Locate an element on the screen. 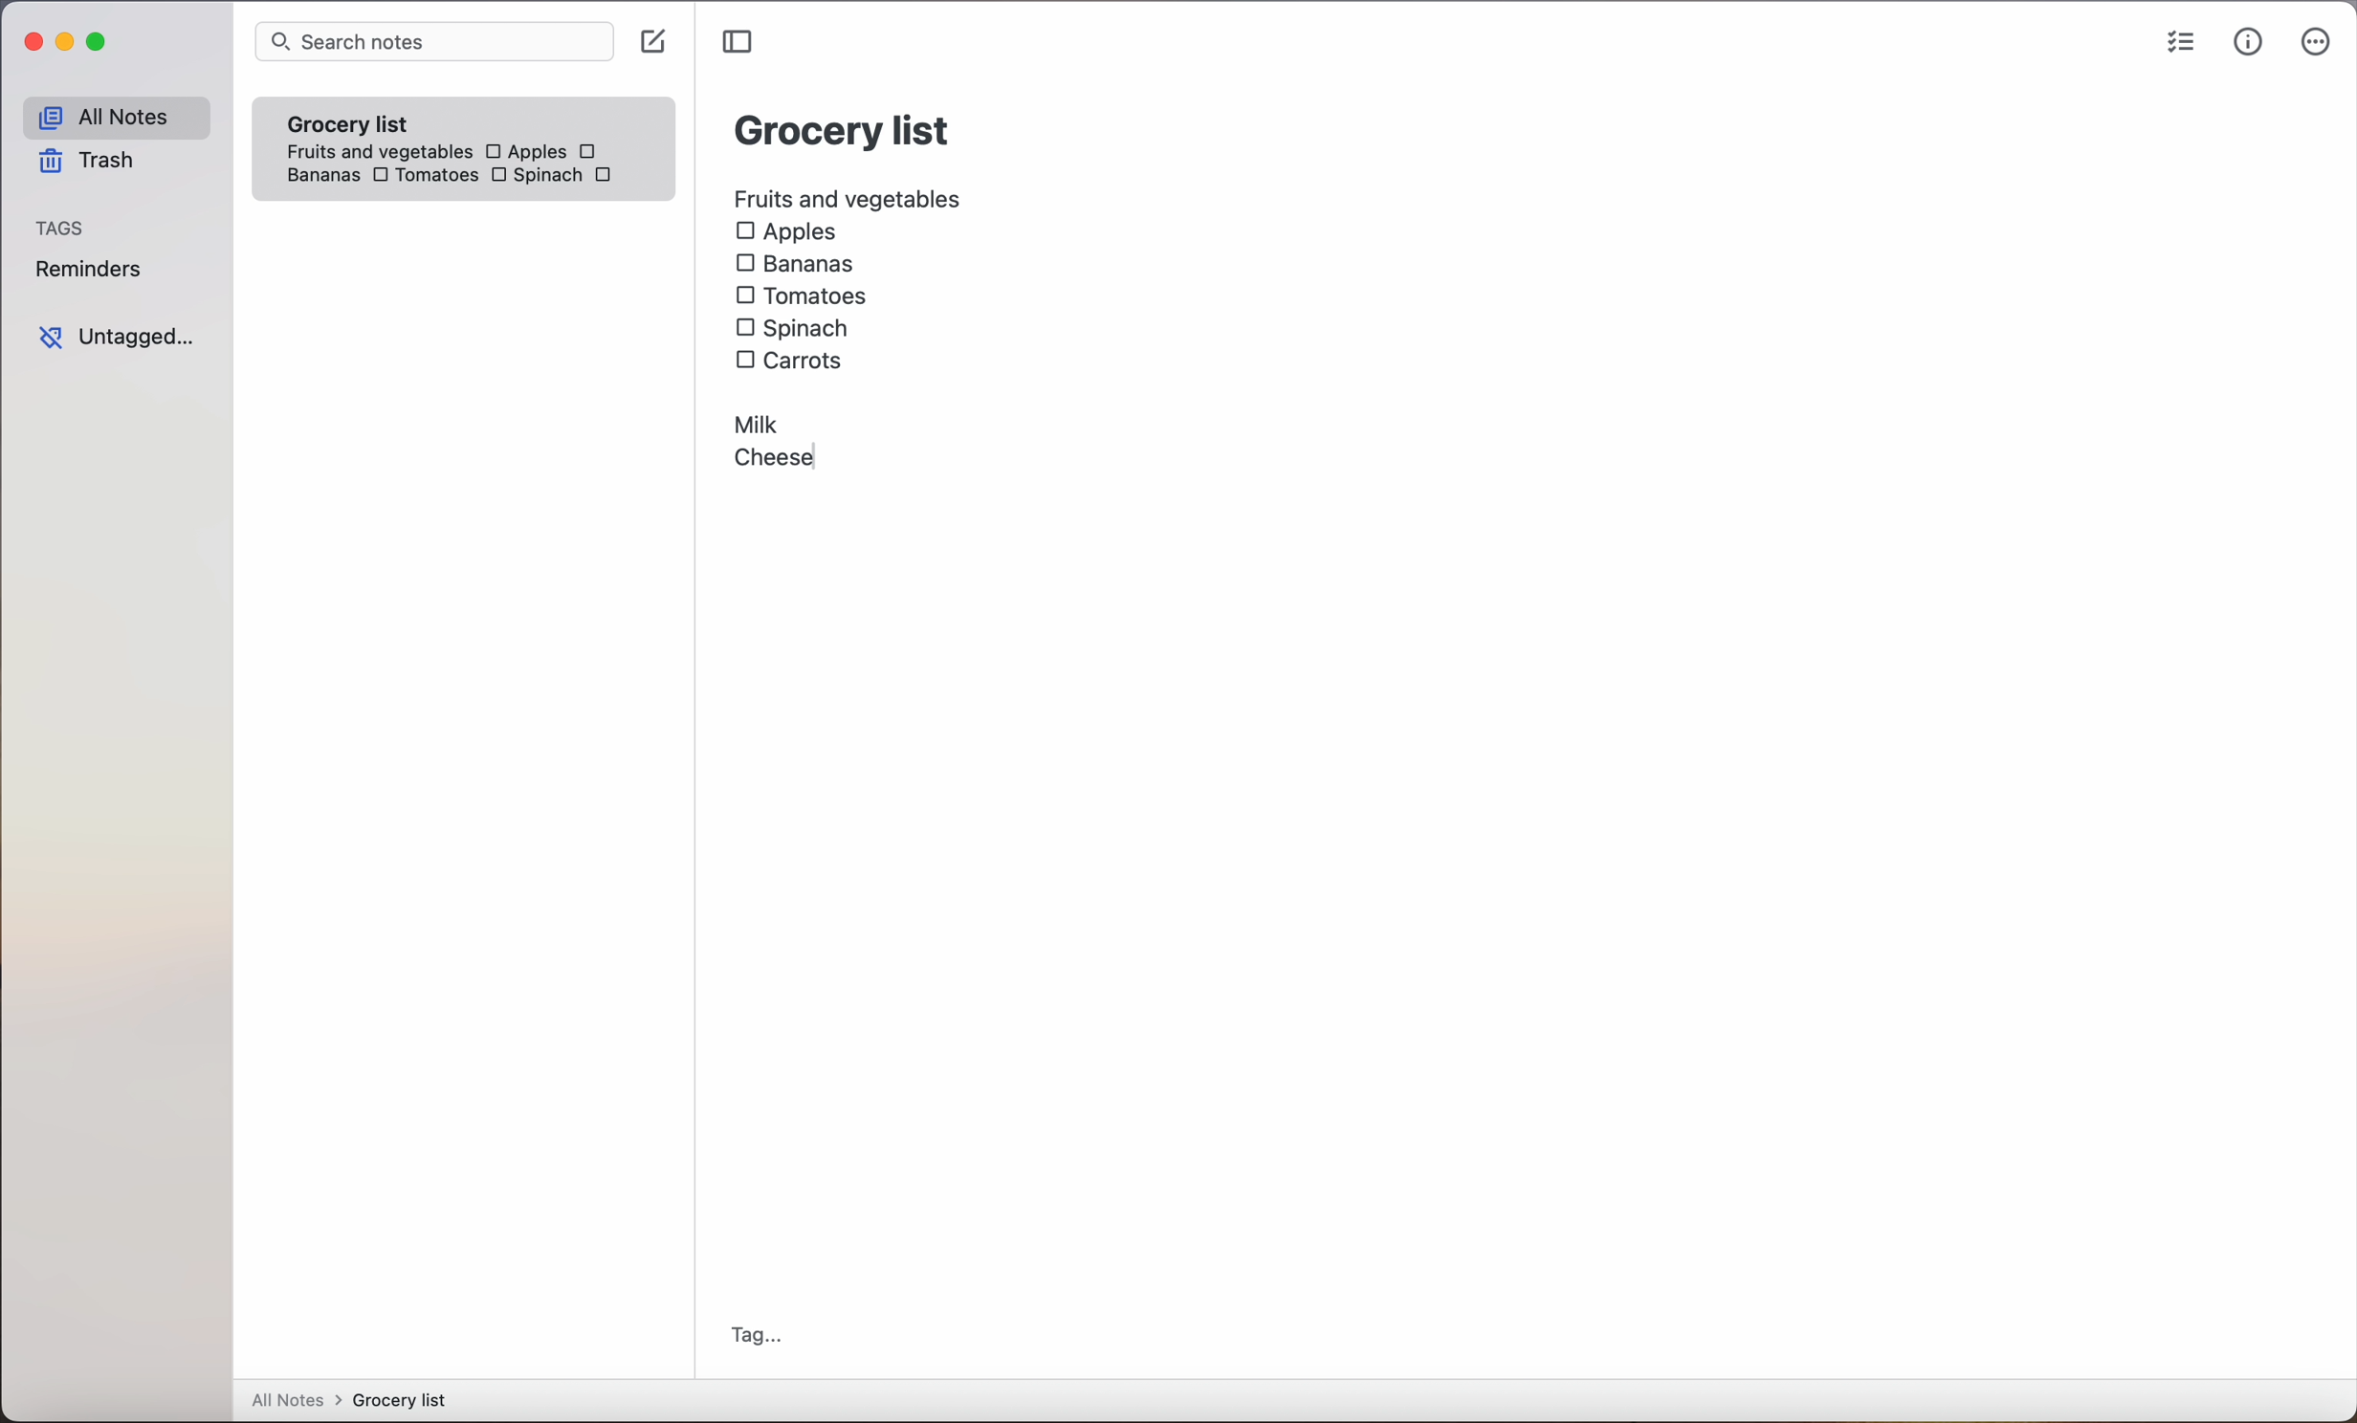 The width and height of the screenshot is (2357, 1423). Spinach checkbox is located at coordinates (794, 328).